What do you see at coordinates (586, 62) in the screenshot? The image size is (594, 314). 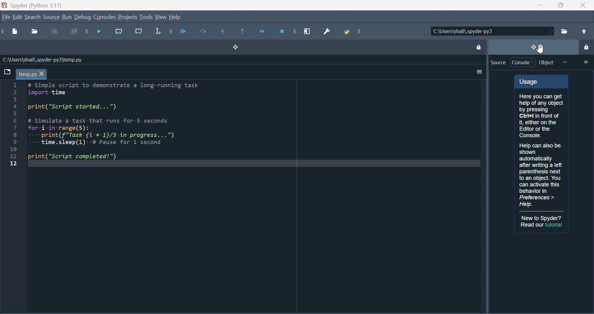 I see `more options` at bounding box center [586, 62].